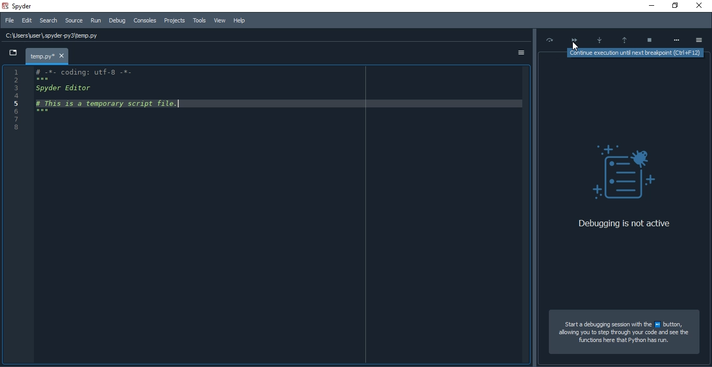 The height and width of the screenshot is (367, 712). Describe the element at coordinates (574, 46) in the screenshot. I see `cursor` at that location.